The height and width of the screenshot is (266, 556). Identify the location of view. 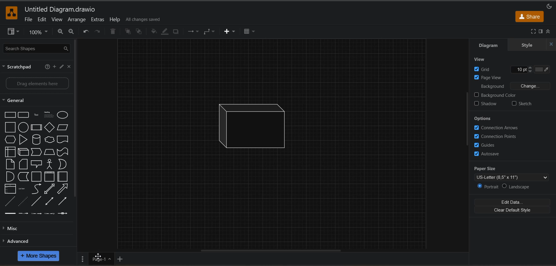
(14, 32).